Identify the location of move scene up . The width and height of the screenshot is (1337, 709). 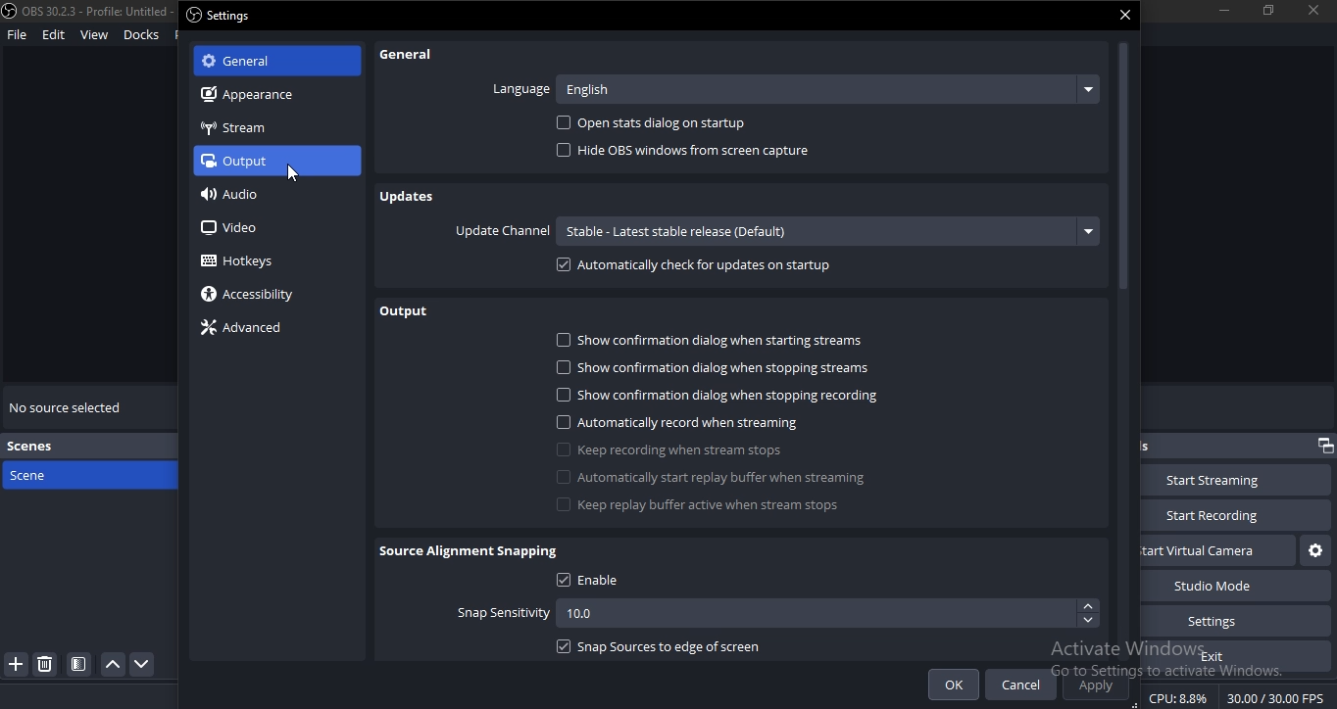
(114, 665).